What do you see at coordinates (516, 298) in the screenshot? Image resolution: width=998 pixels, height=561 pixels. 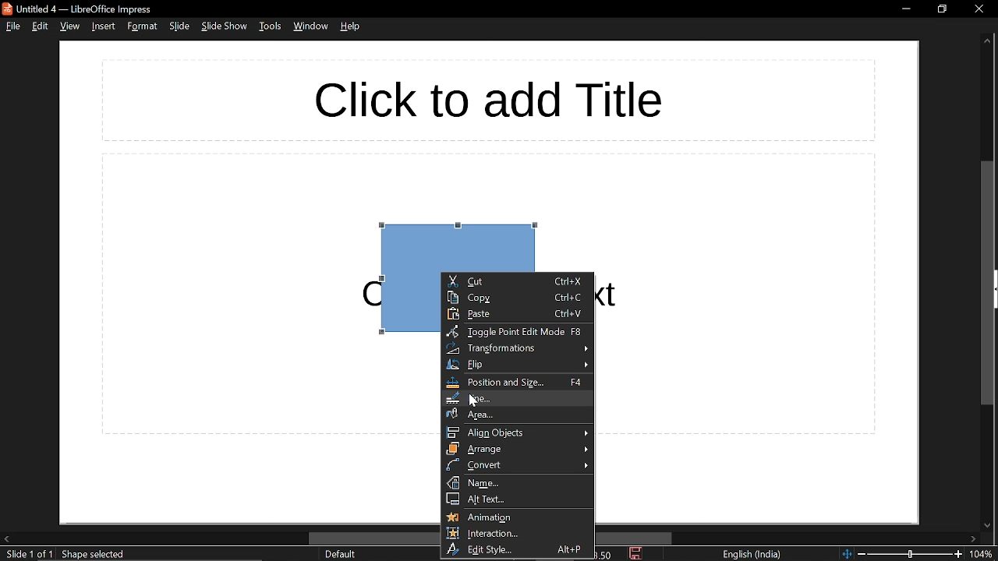 I see `copy` at bounding box center [516, 298].